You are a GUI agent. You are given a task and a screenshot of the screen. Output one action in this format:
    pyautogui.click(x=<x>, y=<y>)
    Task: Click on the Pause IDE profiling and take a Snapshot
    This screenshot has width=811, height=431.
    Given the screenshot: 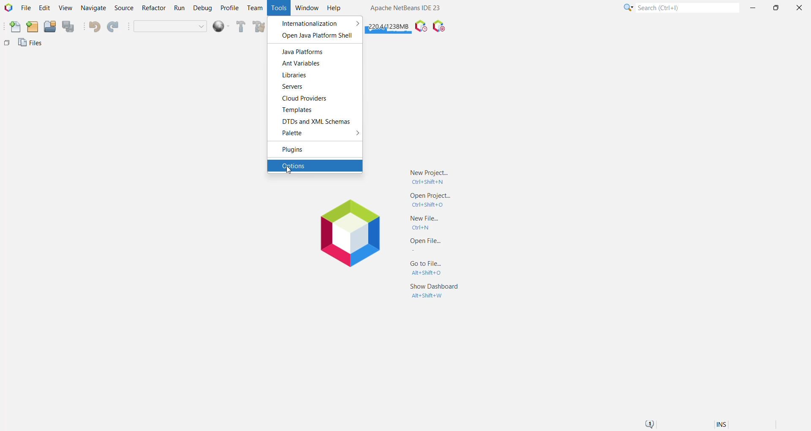 What is the action you would take?
    pyautogui.click(x=421, y=27)
    